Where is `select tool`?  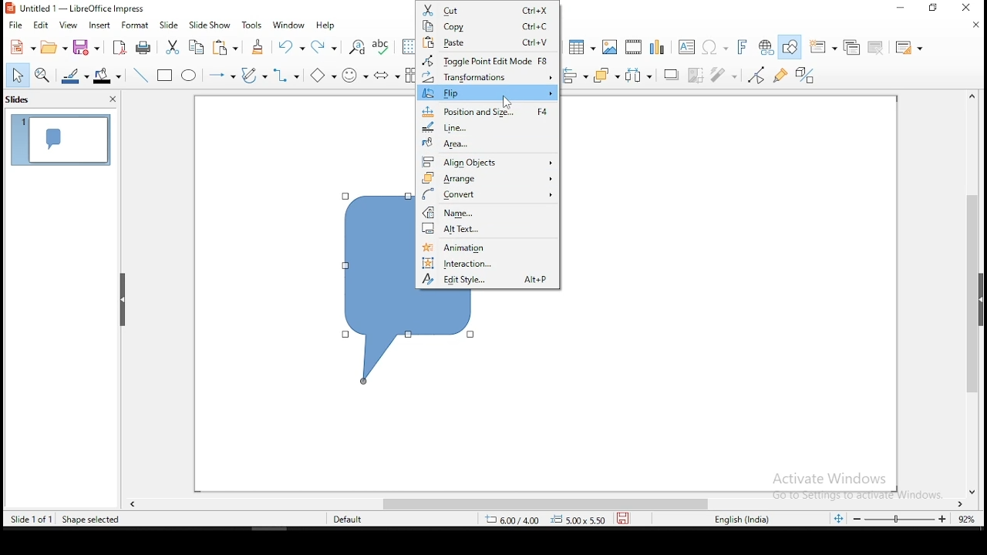 select tool is located at coordinates (19, 75).